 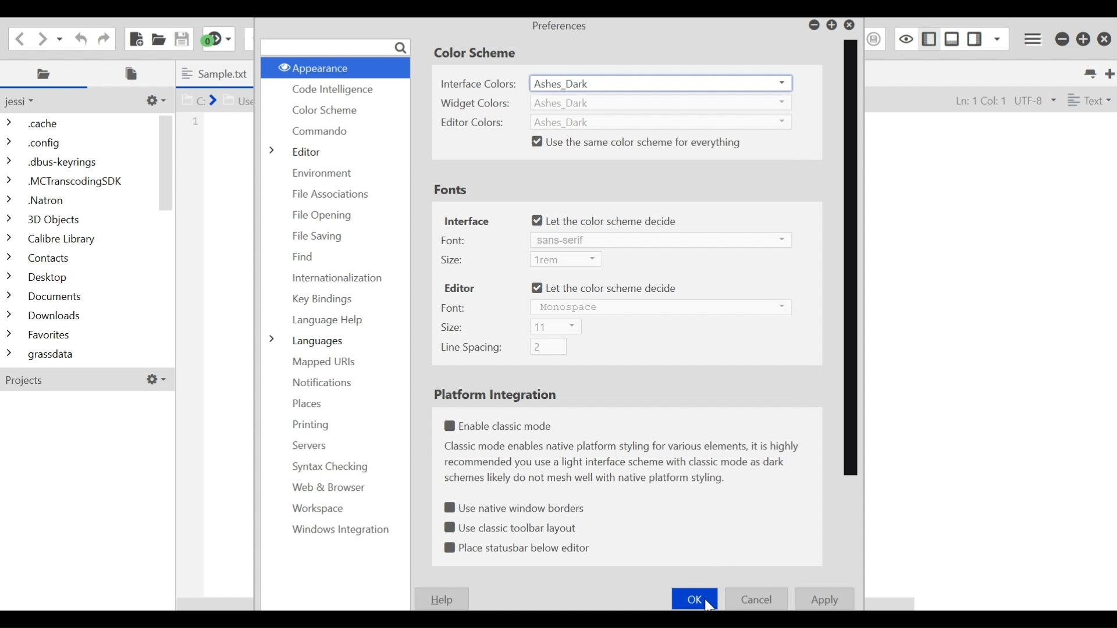 I want to click on Toggle focus mode, so click(x=905, y=38).